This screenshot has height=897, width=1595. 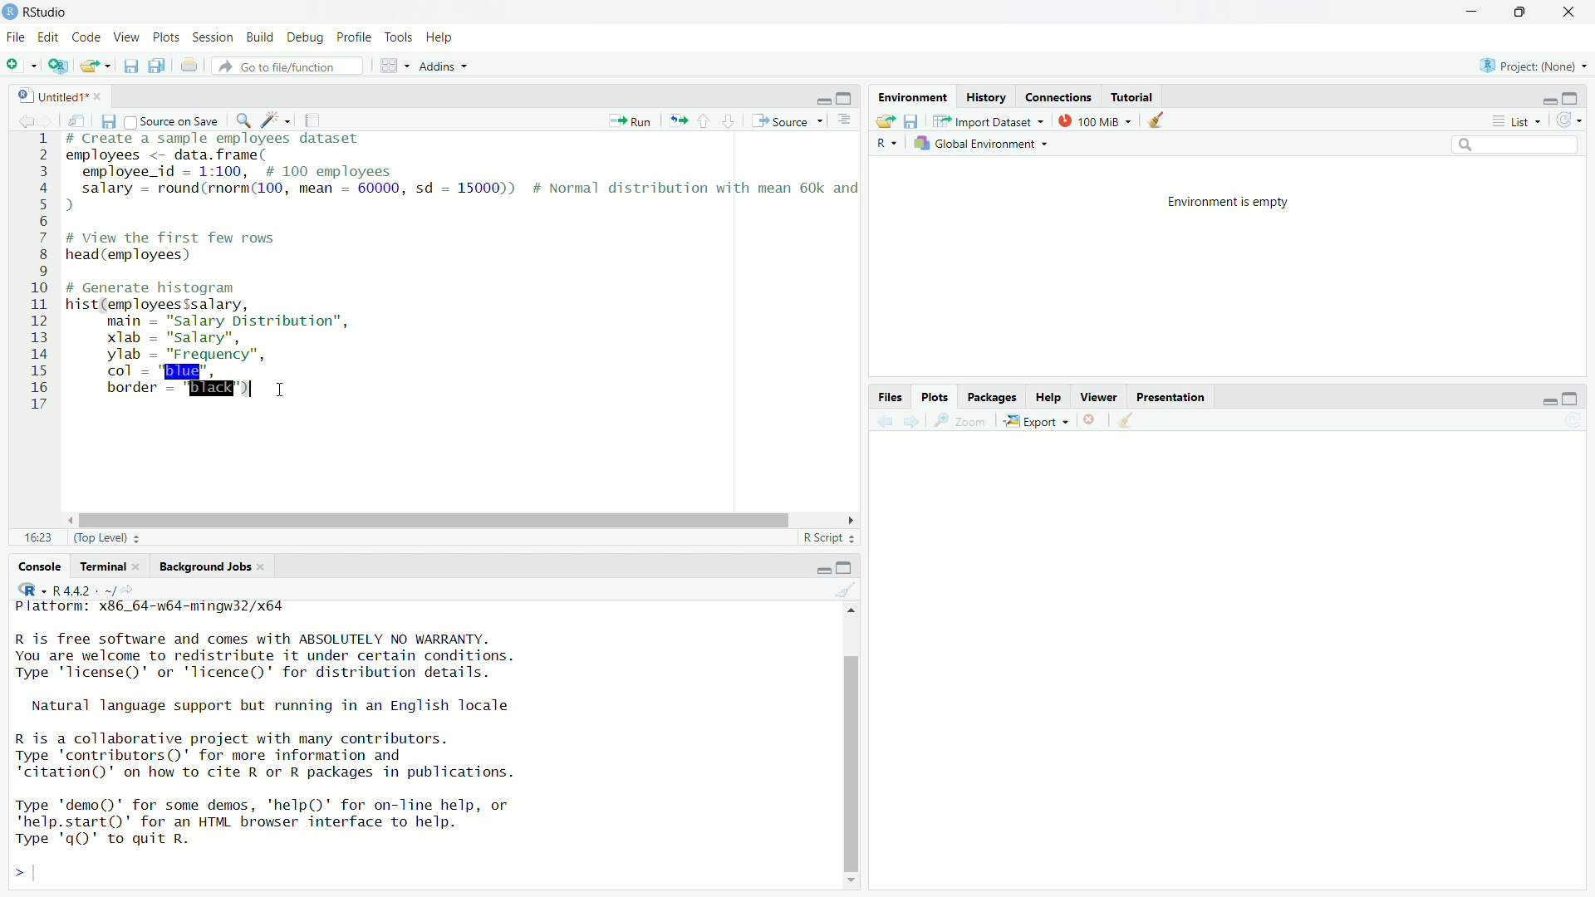 I want to click on Scroll bar, so click(x=457, y=519).